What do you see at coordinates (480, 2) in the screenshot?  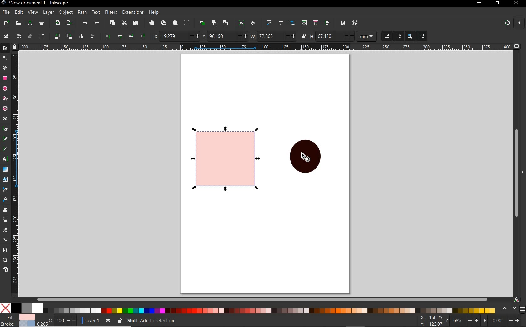 I see `minimize` at bounding box center [480, 2].